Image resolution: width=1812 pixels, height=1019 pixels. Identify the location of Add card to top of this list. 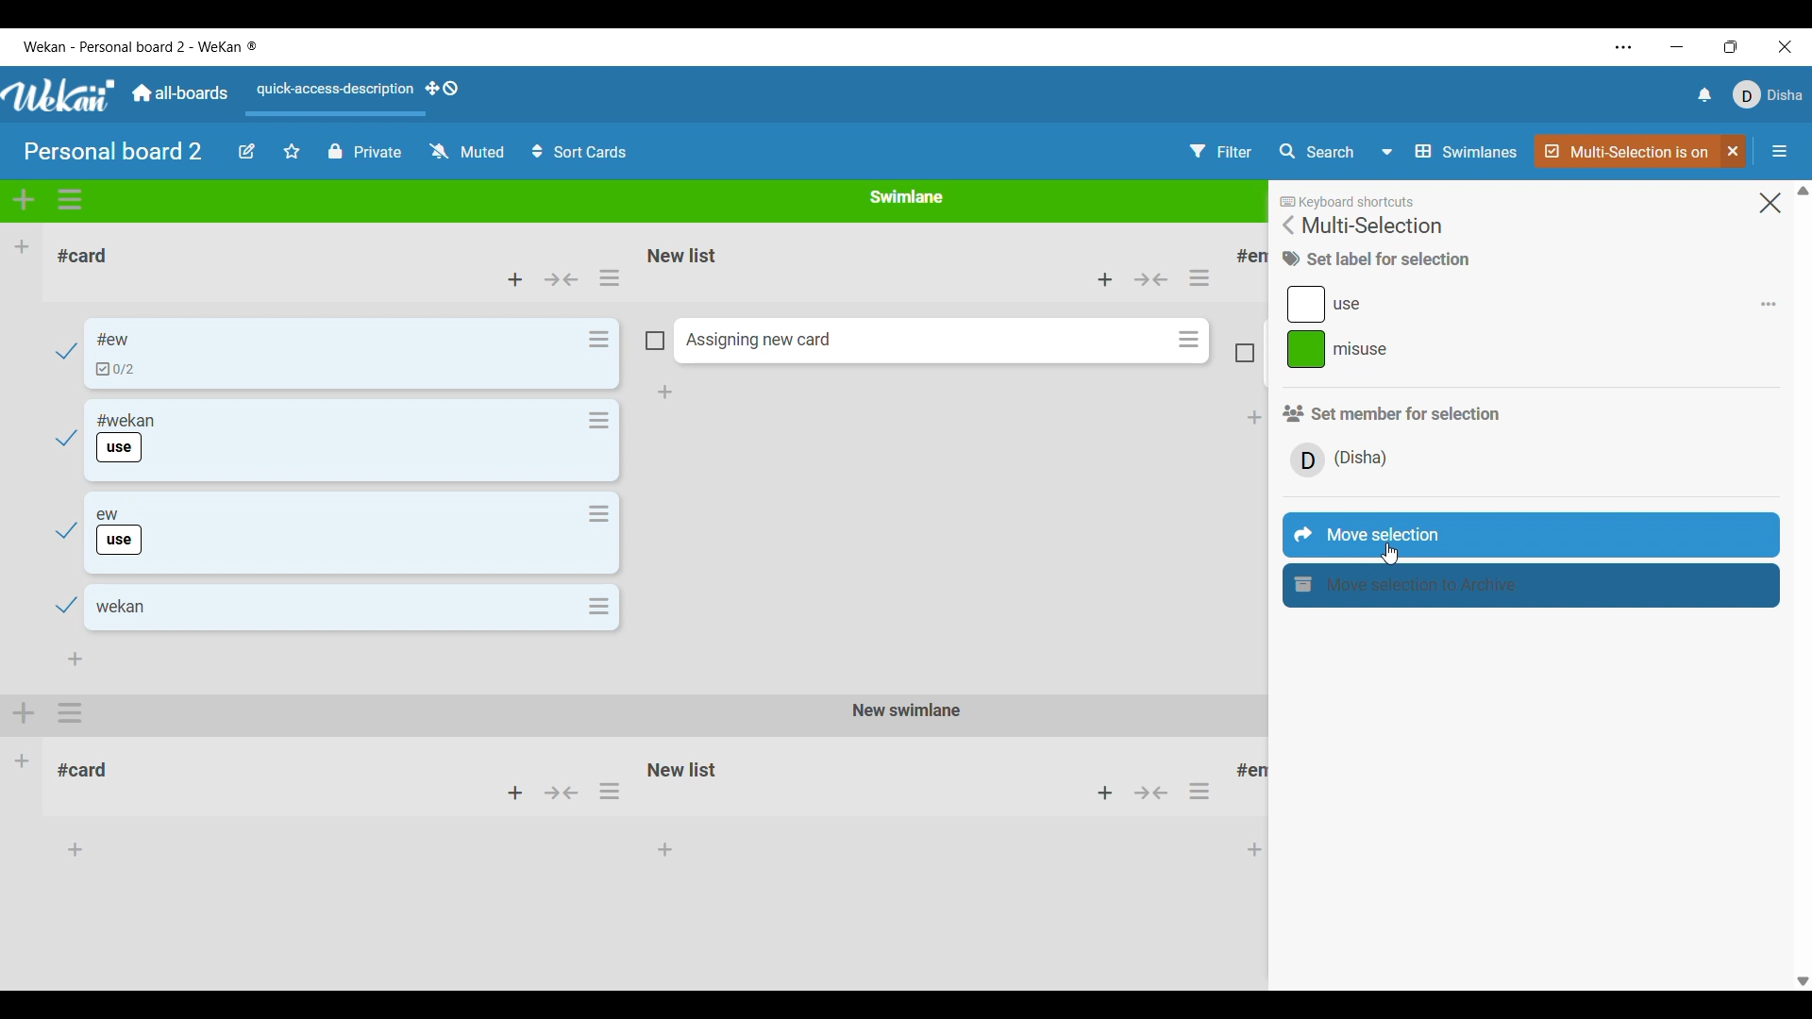
(1105, 279).